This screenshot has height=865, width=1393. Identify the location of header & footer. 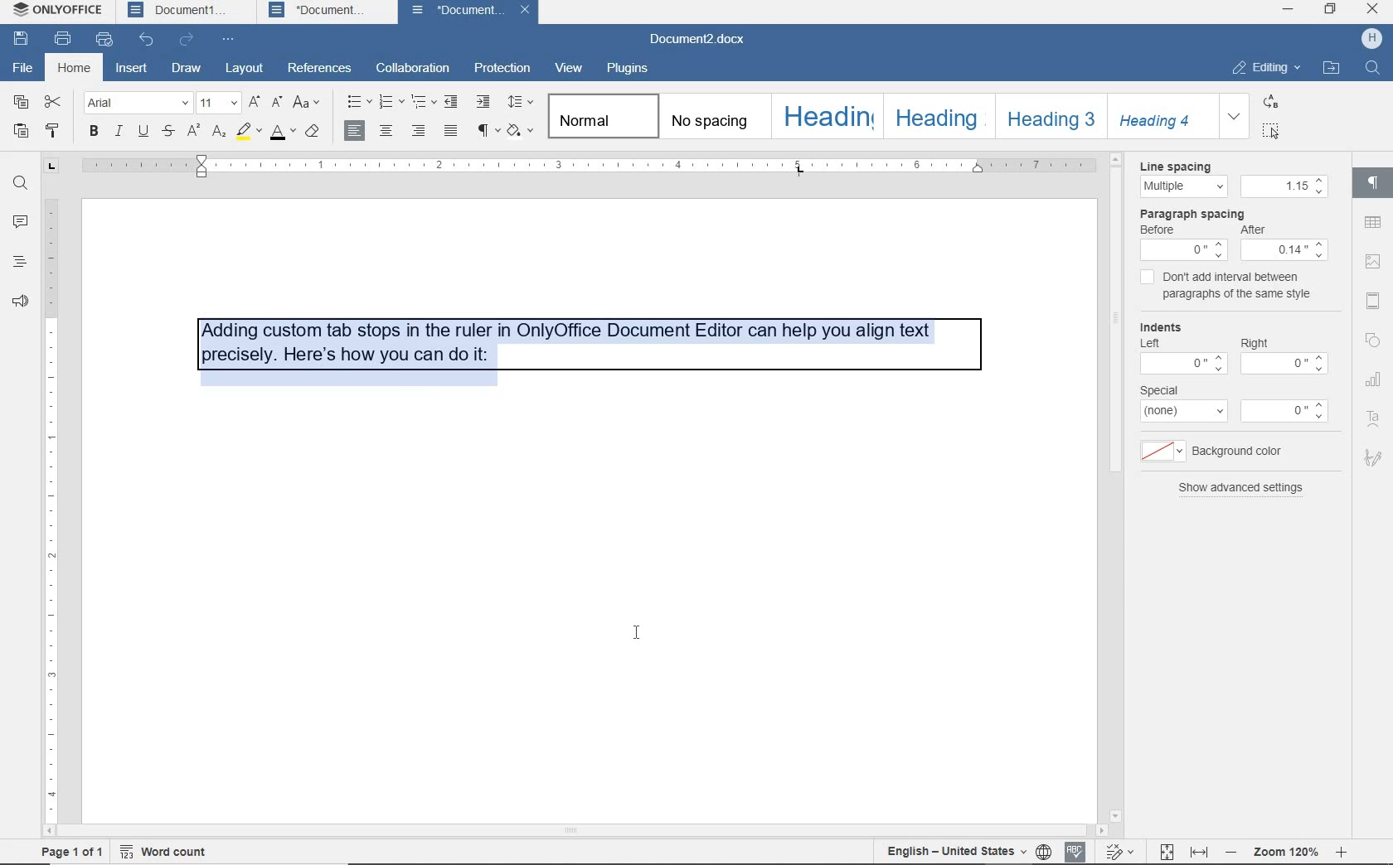
(1373, 301).